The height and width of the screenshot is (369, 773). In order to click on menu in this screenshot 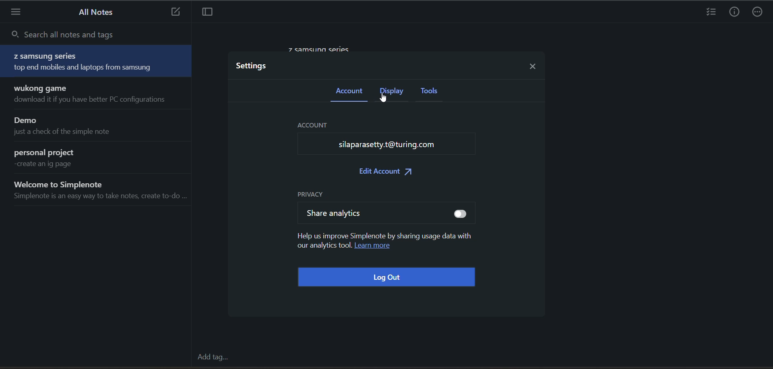, I will do `click(17, 14)`.